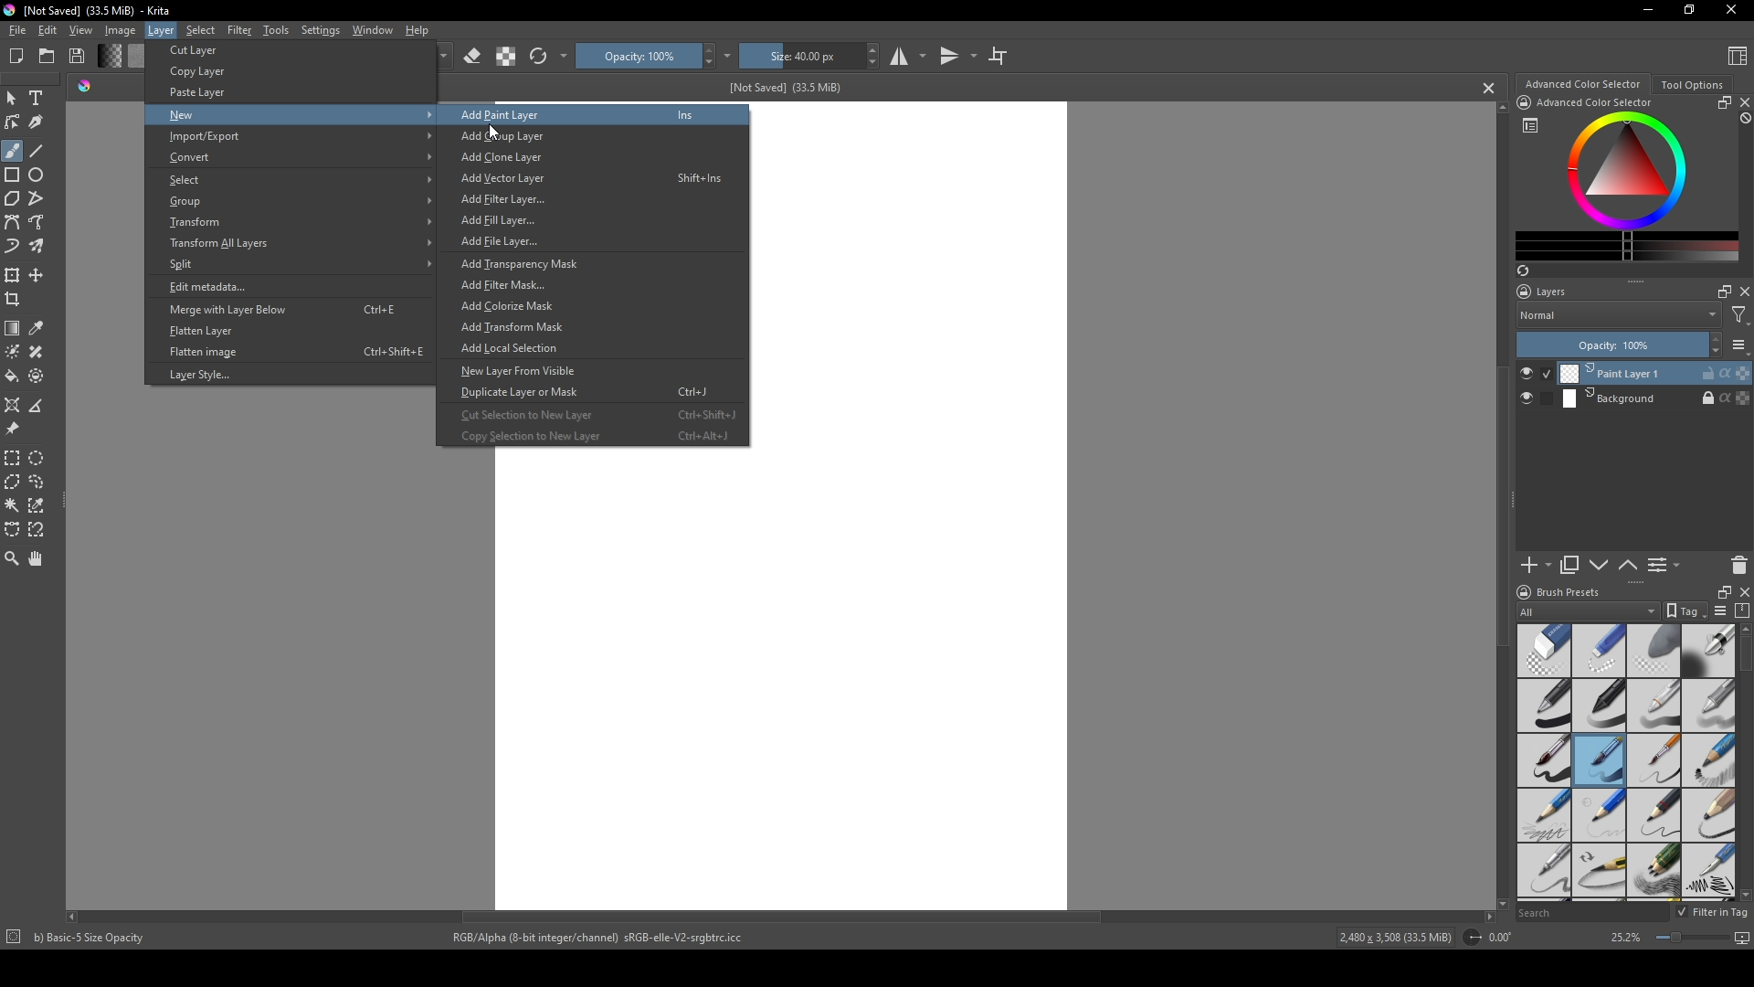 The height and width of the screenshot is (987, 1754). Describe the element at coordinates (13, 530) in the screenshot. I see `bezier curve` at that location.